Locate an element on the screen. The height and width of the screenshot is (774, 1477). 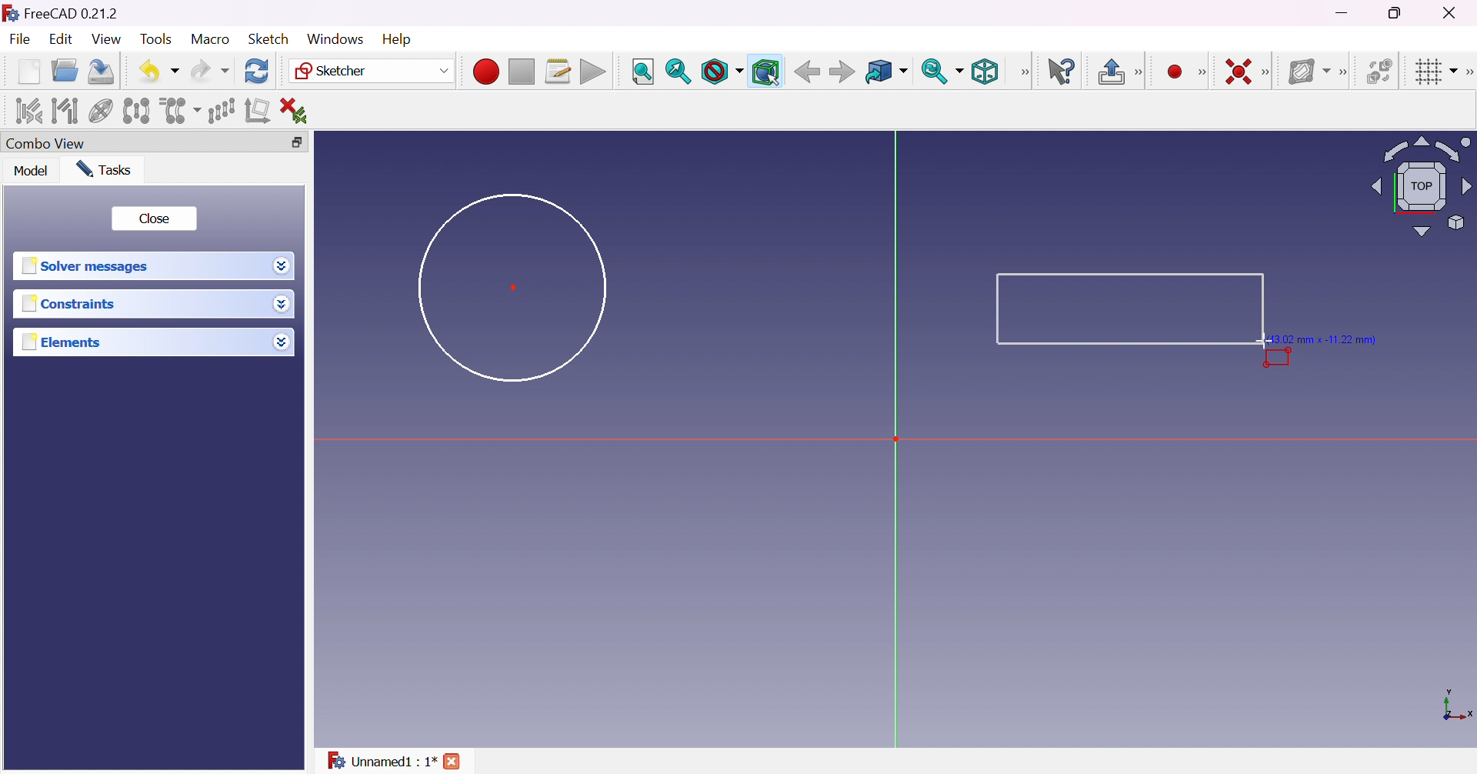
Tools is located at coordinates (158, 39).